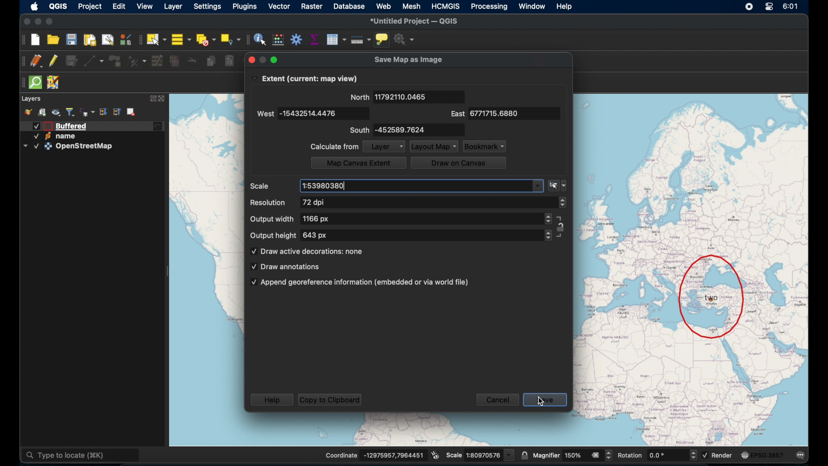  I want to click on messages, so click(801, 455).